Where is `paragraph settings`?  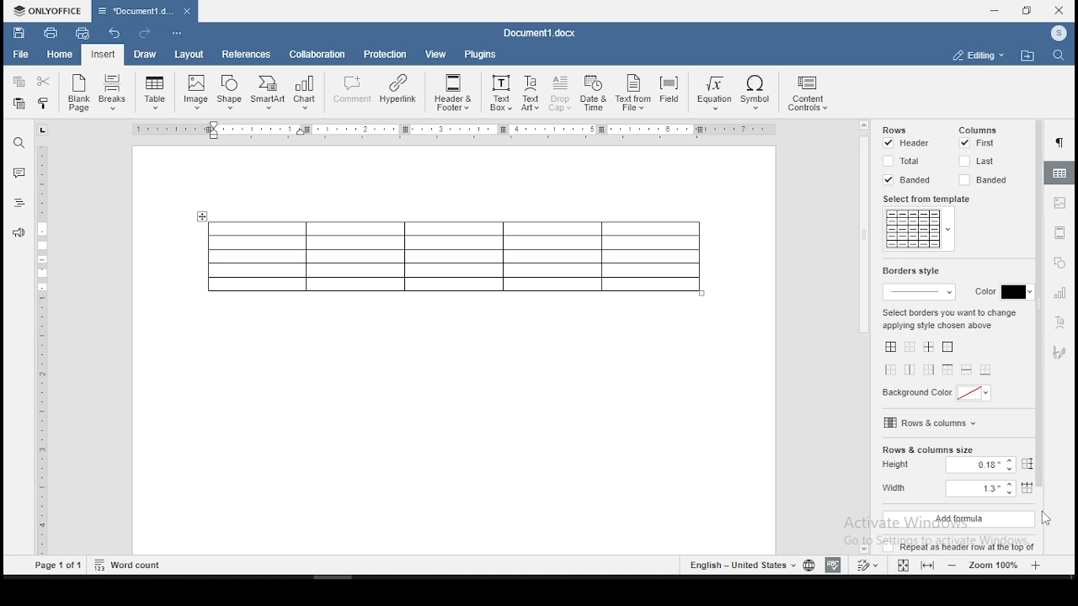 paragraph settings is located at coordinates (1062, 143).